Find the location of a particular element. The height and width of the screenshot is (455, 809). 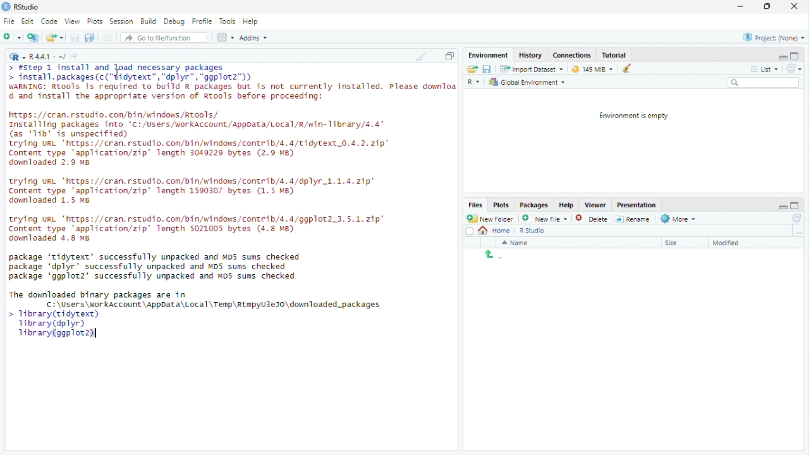

Import Dataset is located at coordinates (533, 70).